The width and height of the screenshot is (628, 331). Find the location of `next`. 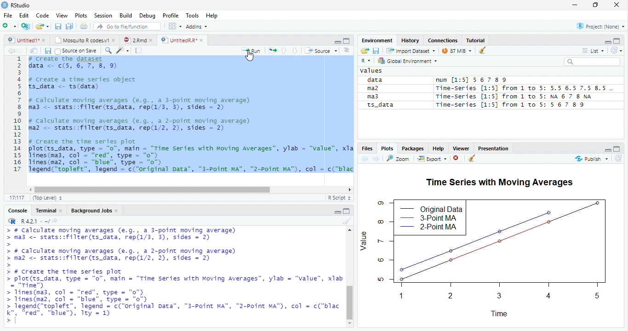

next is located at coordinates (22, 51).